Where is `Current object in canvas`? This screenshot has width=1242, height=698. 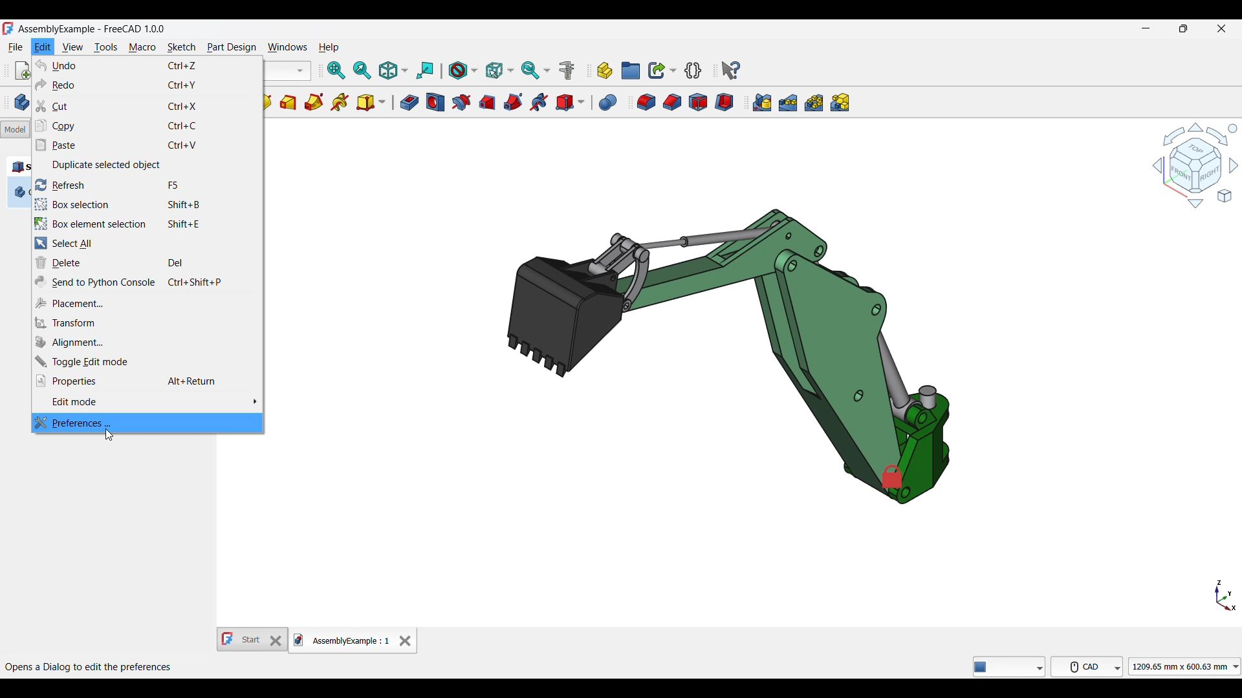
Current object in canvas is located at coordinates (728, 352).